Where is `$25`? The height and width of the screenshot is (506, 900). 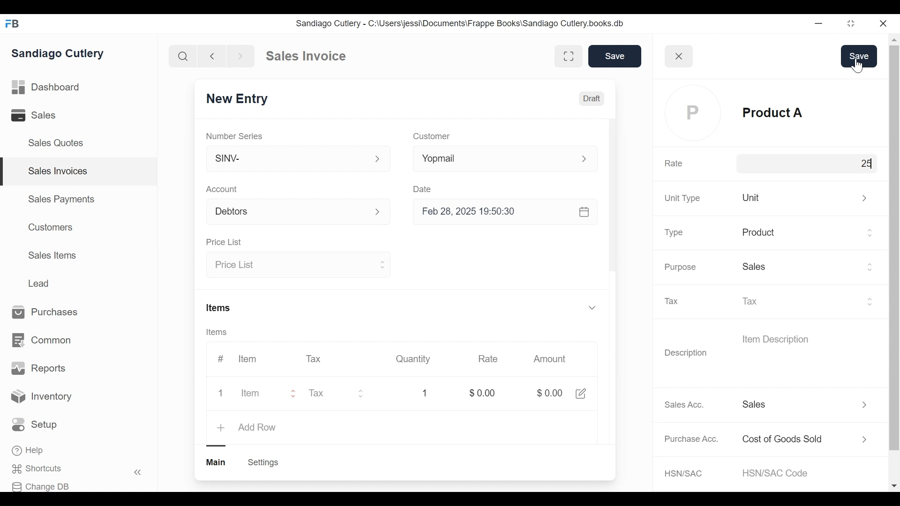 $25 is located at coordinates (859, 163).